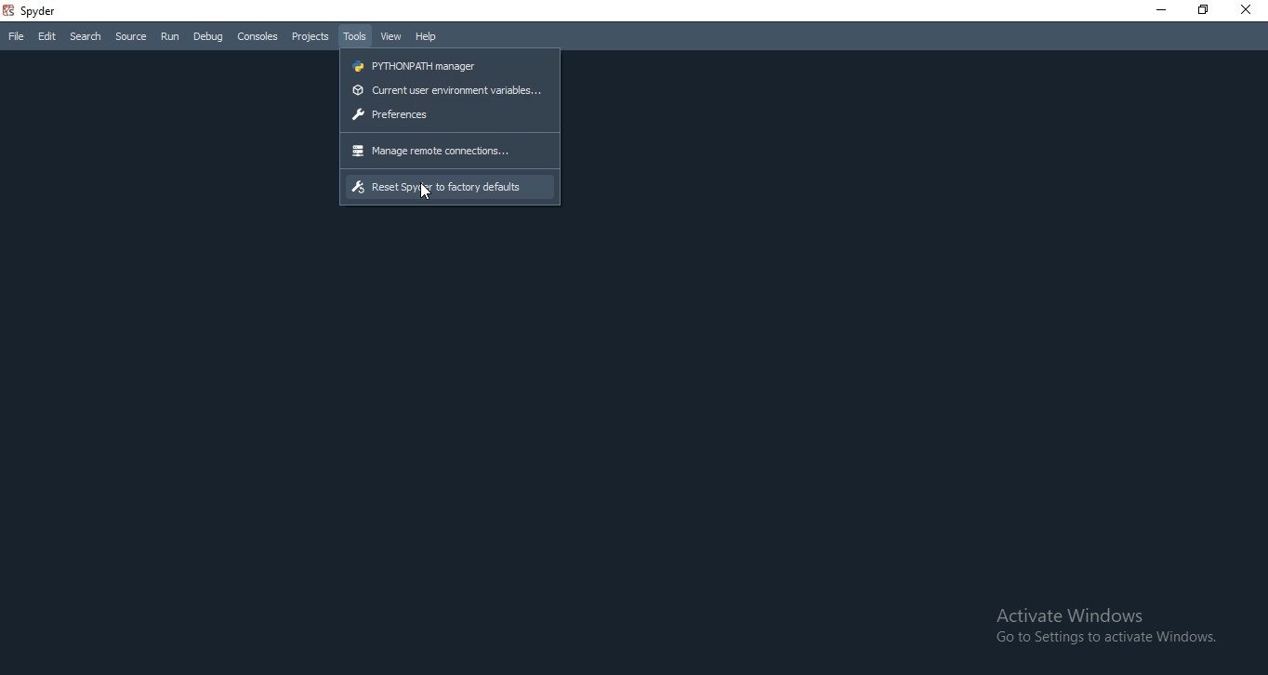  I want to click on reset spyder, so click(451, 187).